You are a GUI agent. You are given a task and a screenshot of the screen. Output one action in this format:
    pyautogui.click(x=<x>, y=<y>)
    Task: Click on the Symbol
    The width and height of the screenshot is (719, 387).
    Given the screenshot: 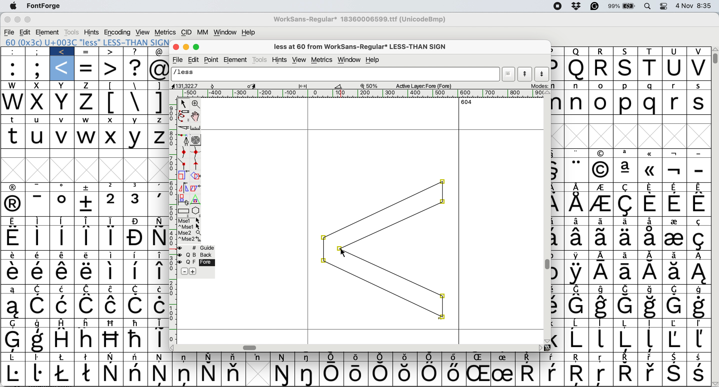 What is the action you would take?
    pyautogui.click(x=39, y=221)
    